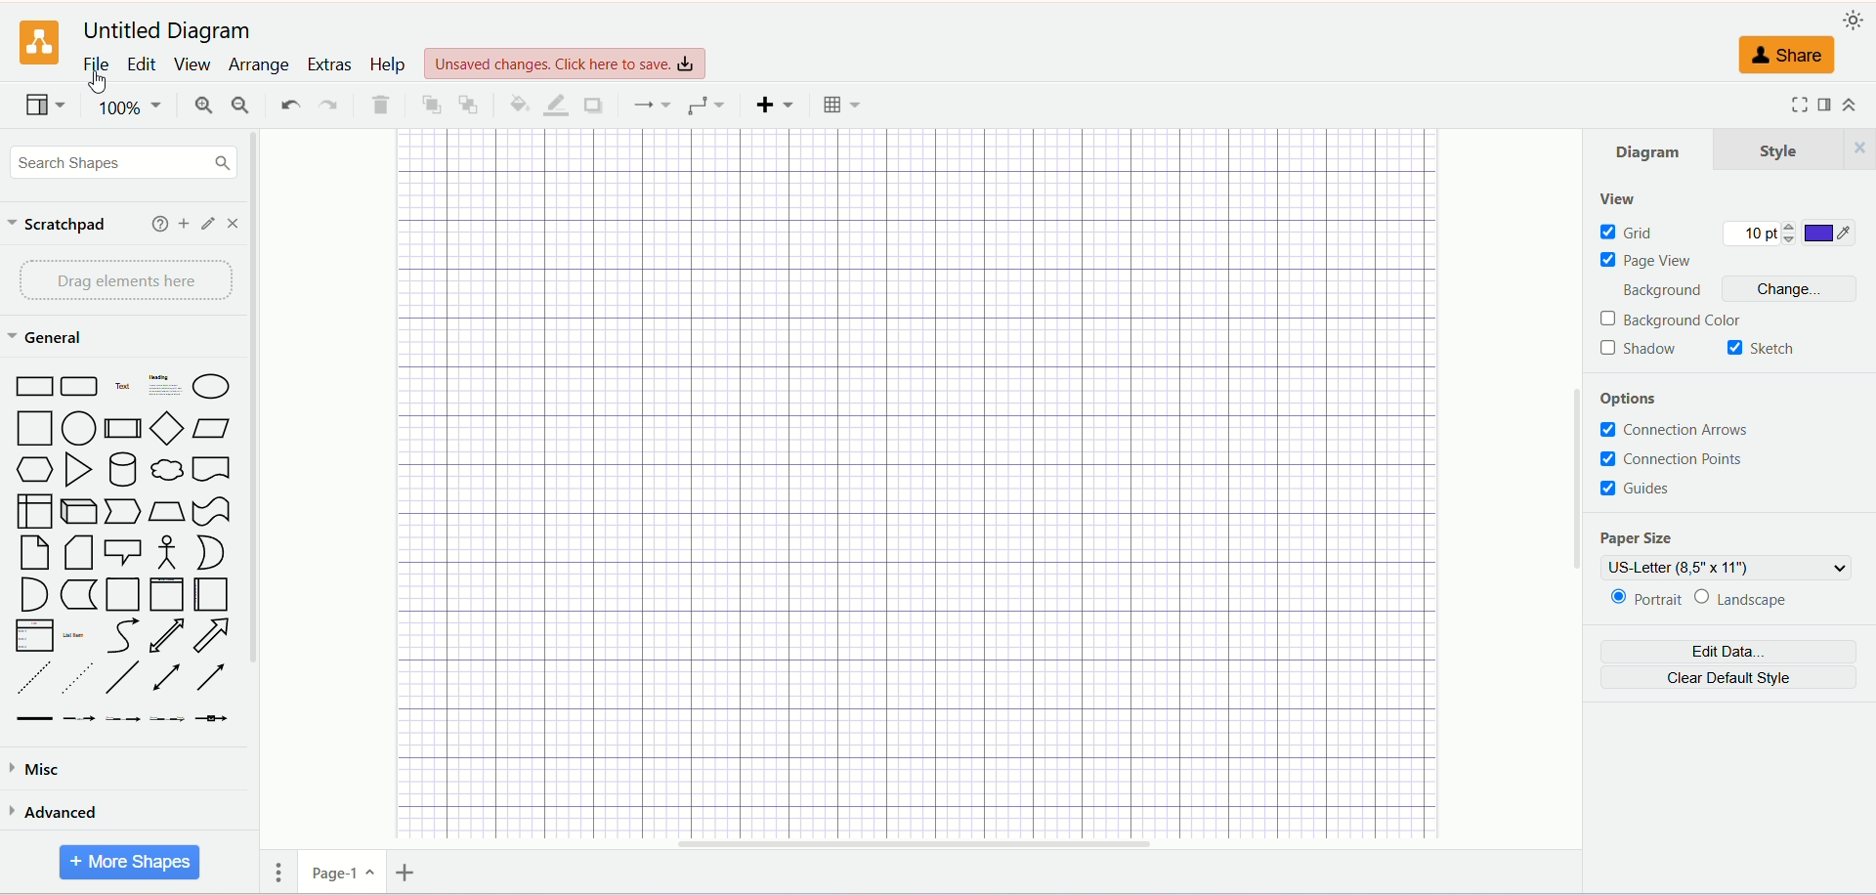 This screenshot has width=1876, height=895. I want to click on general, so click(50, 338).